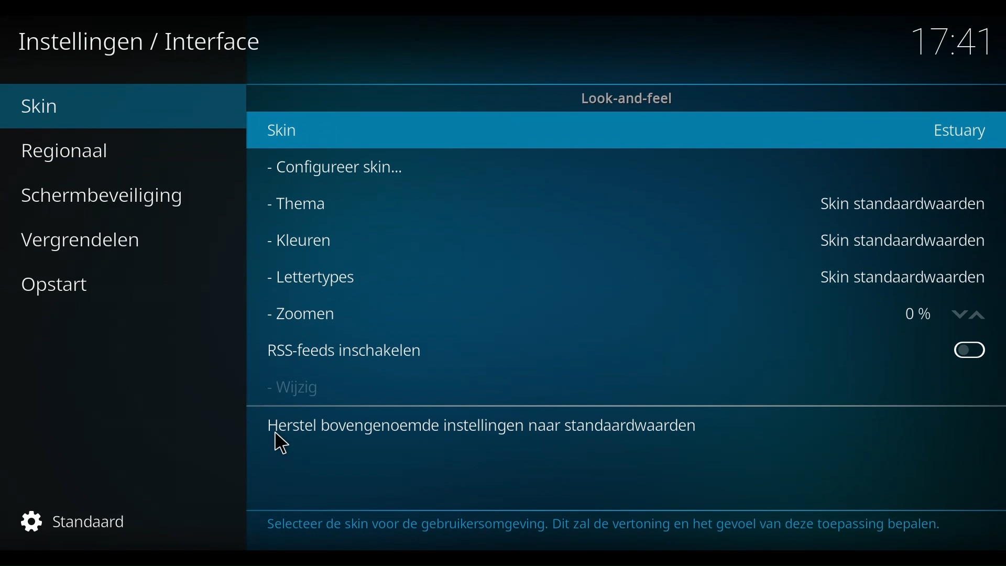  Describe the element at coordinates (310, 278) in the screenshot. I see `lettertypes` at that location.